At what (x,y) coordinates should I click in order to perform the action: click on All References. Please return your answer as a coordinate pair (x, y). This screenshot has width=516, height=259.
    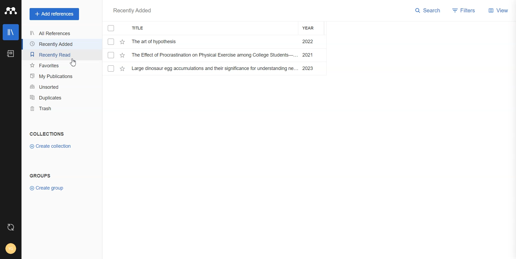
    Looking at the image, I should click on (55, 34).